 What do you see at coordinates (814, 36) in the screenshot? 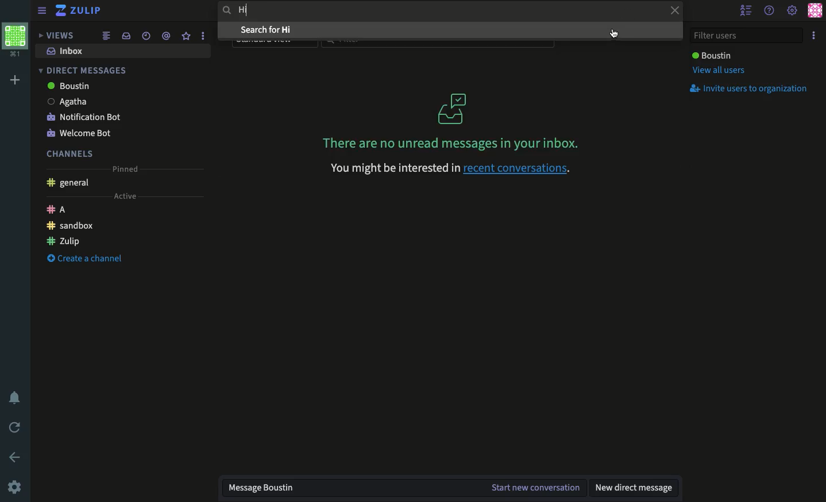
I see `Options` at bounding box center [814, 36].